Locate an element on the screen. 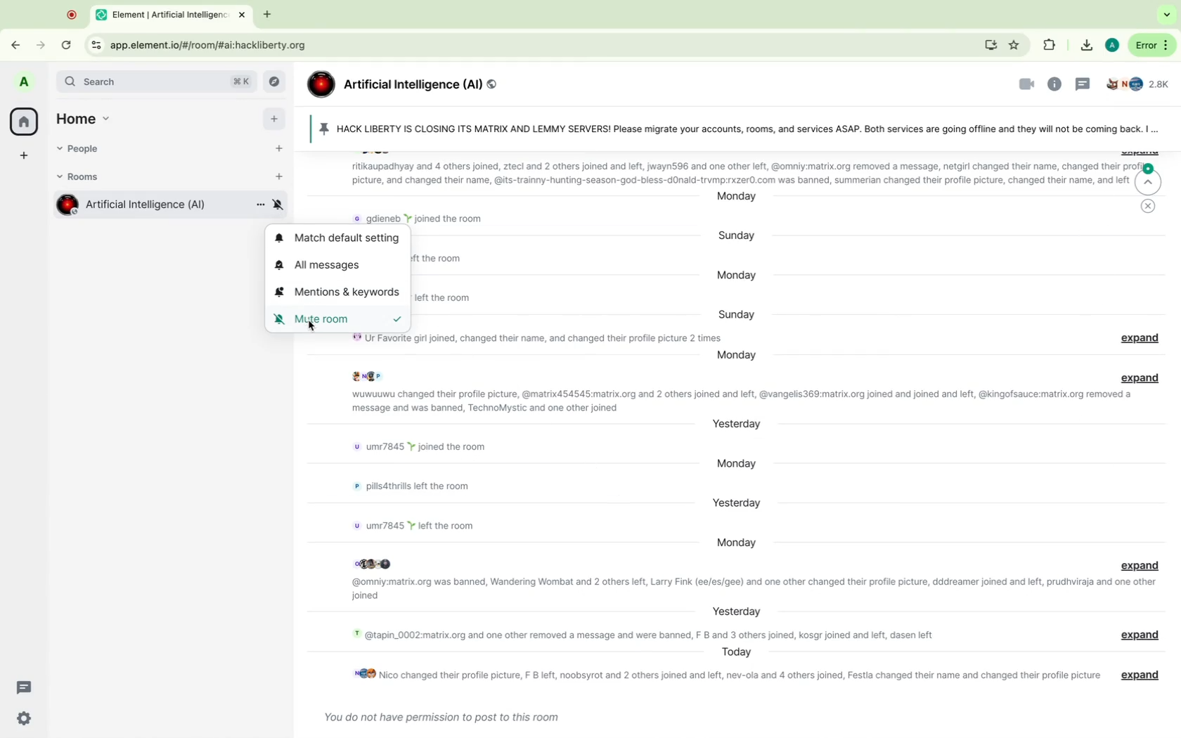 This screenshot has height=738, width=1181. message is located at coordinates (441, 299).